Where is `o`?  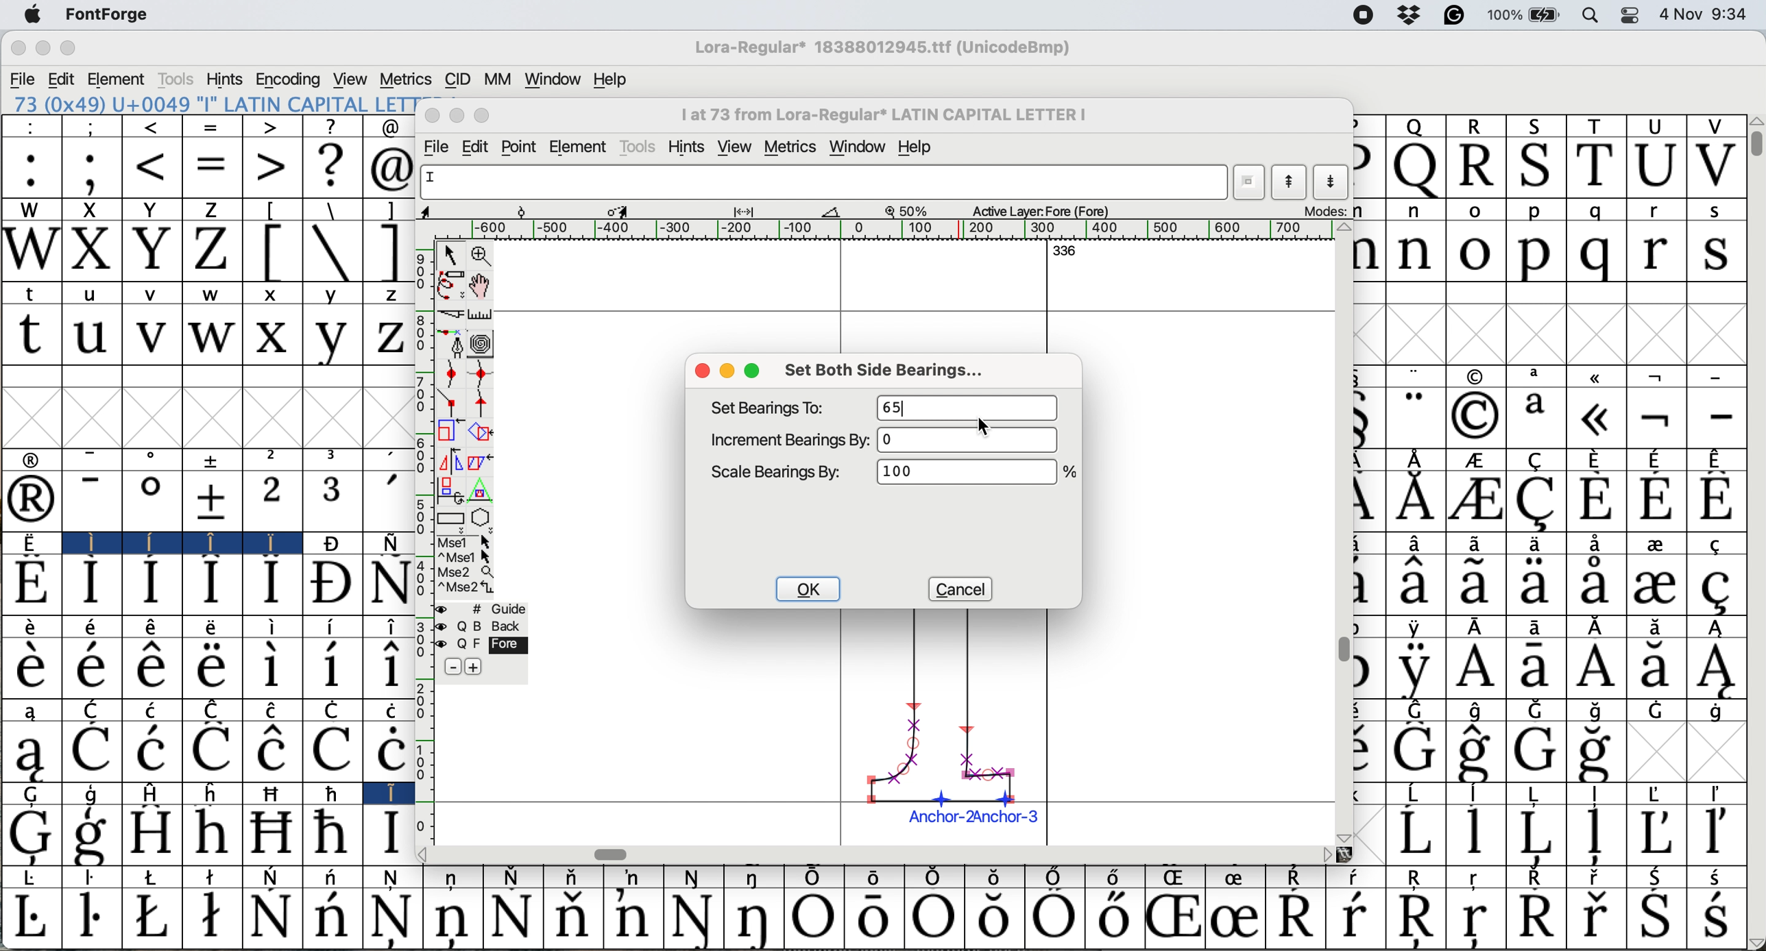 o is located at coordinates (153, 460).